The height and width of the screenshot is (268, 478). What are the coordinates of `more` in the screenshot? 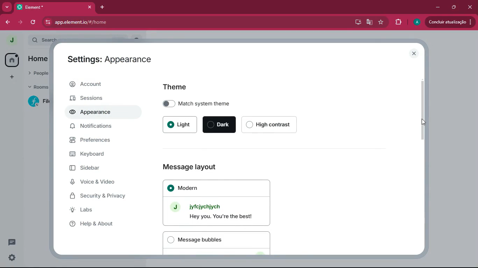 It's located at (7, 7).